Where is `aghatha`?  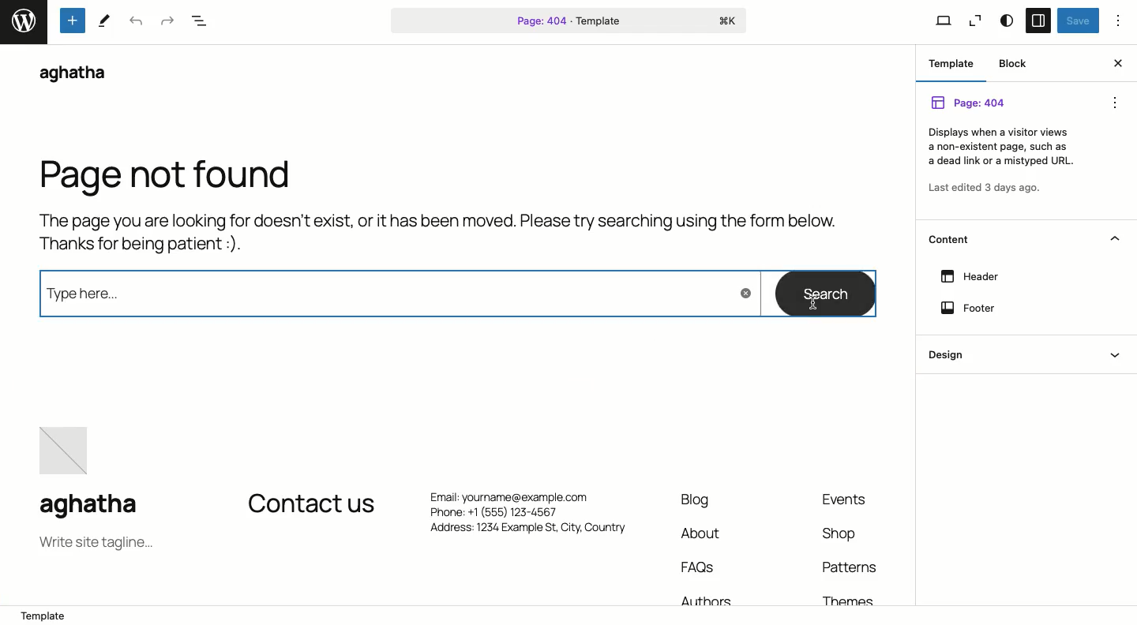 aghatha is located at coordinates (71, 73).